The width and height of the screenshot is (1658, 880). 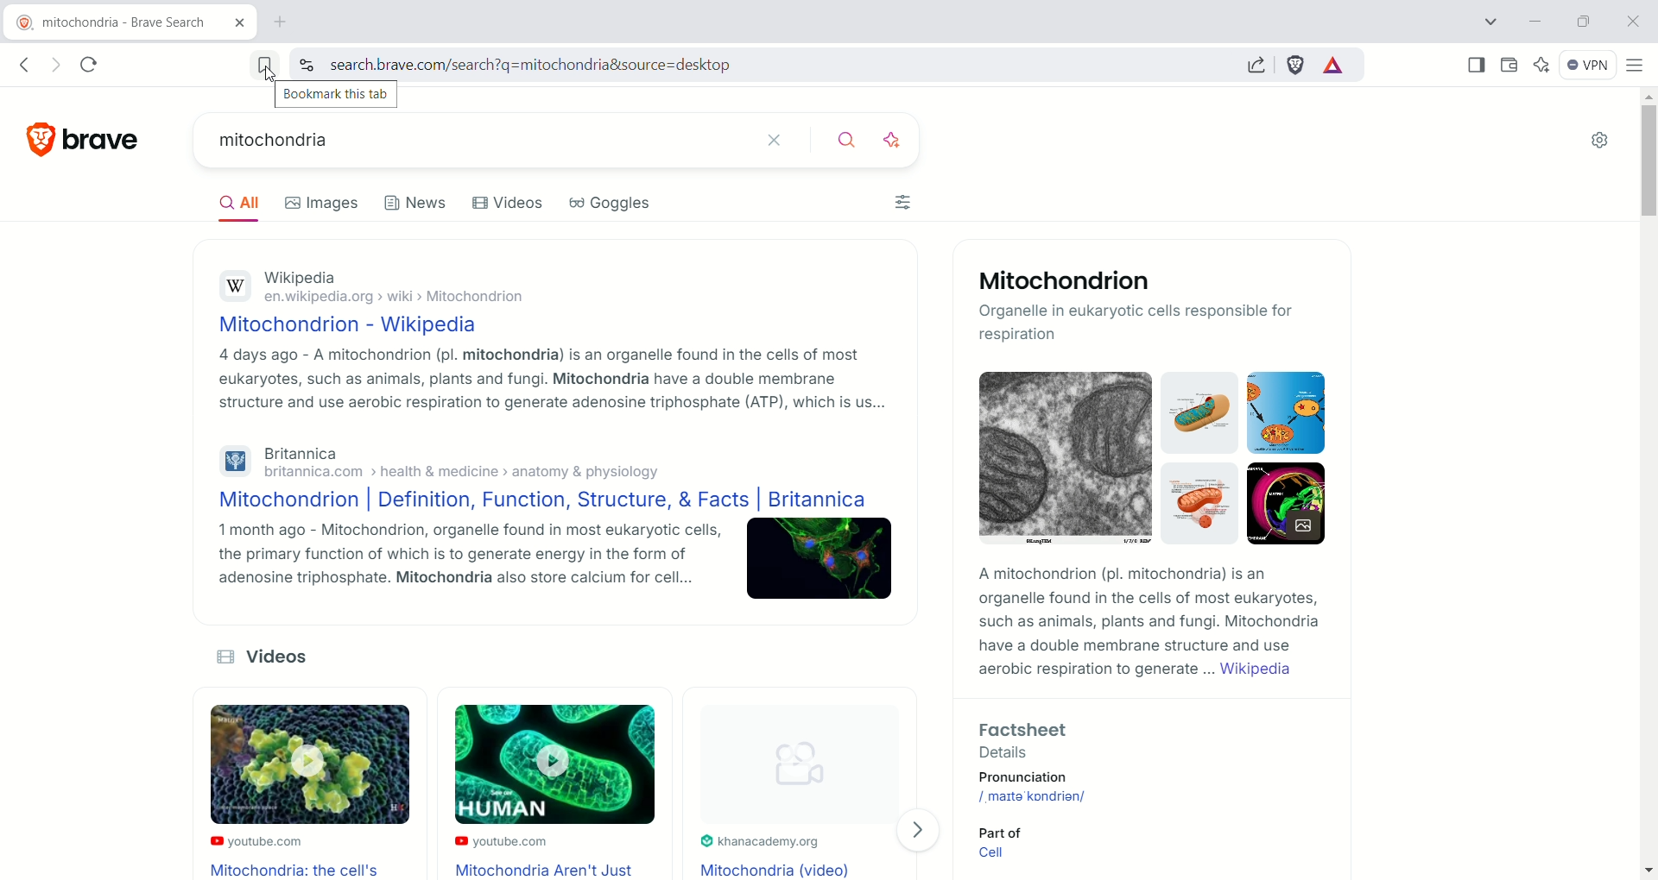 I want to click on Mitochondrion | Definition, Function, Structure, & Facts | Britannica, so click(x=537, y=501).